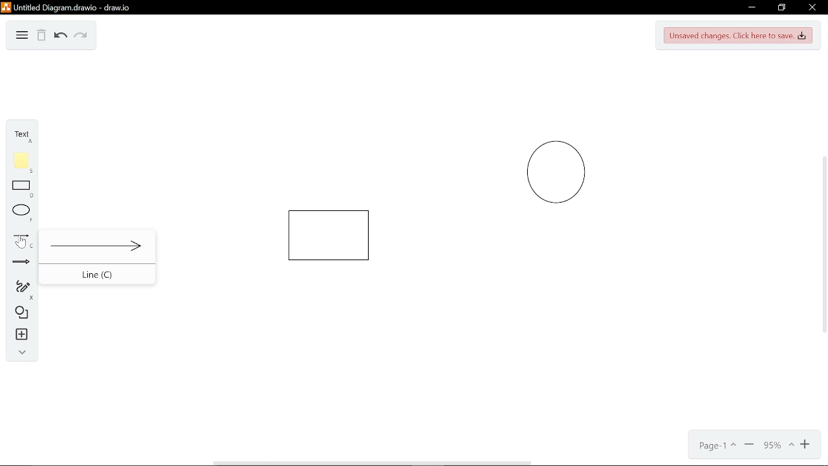  I want to click on Line, so click(19, 238).